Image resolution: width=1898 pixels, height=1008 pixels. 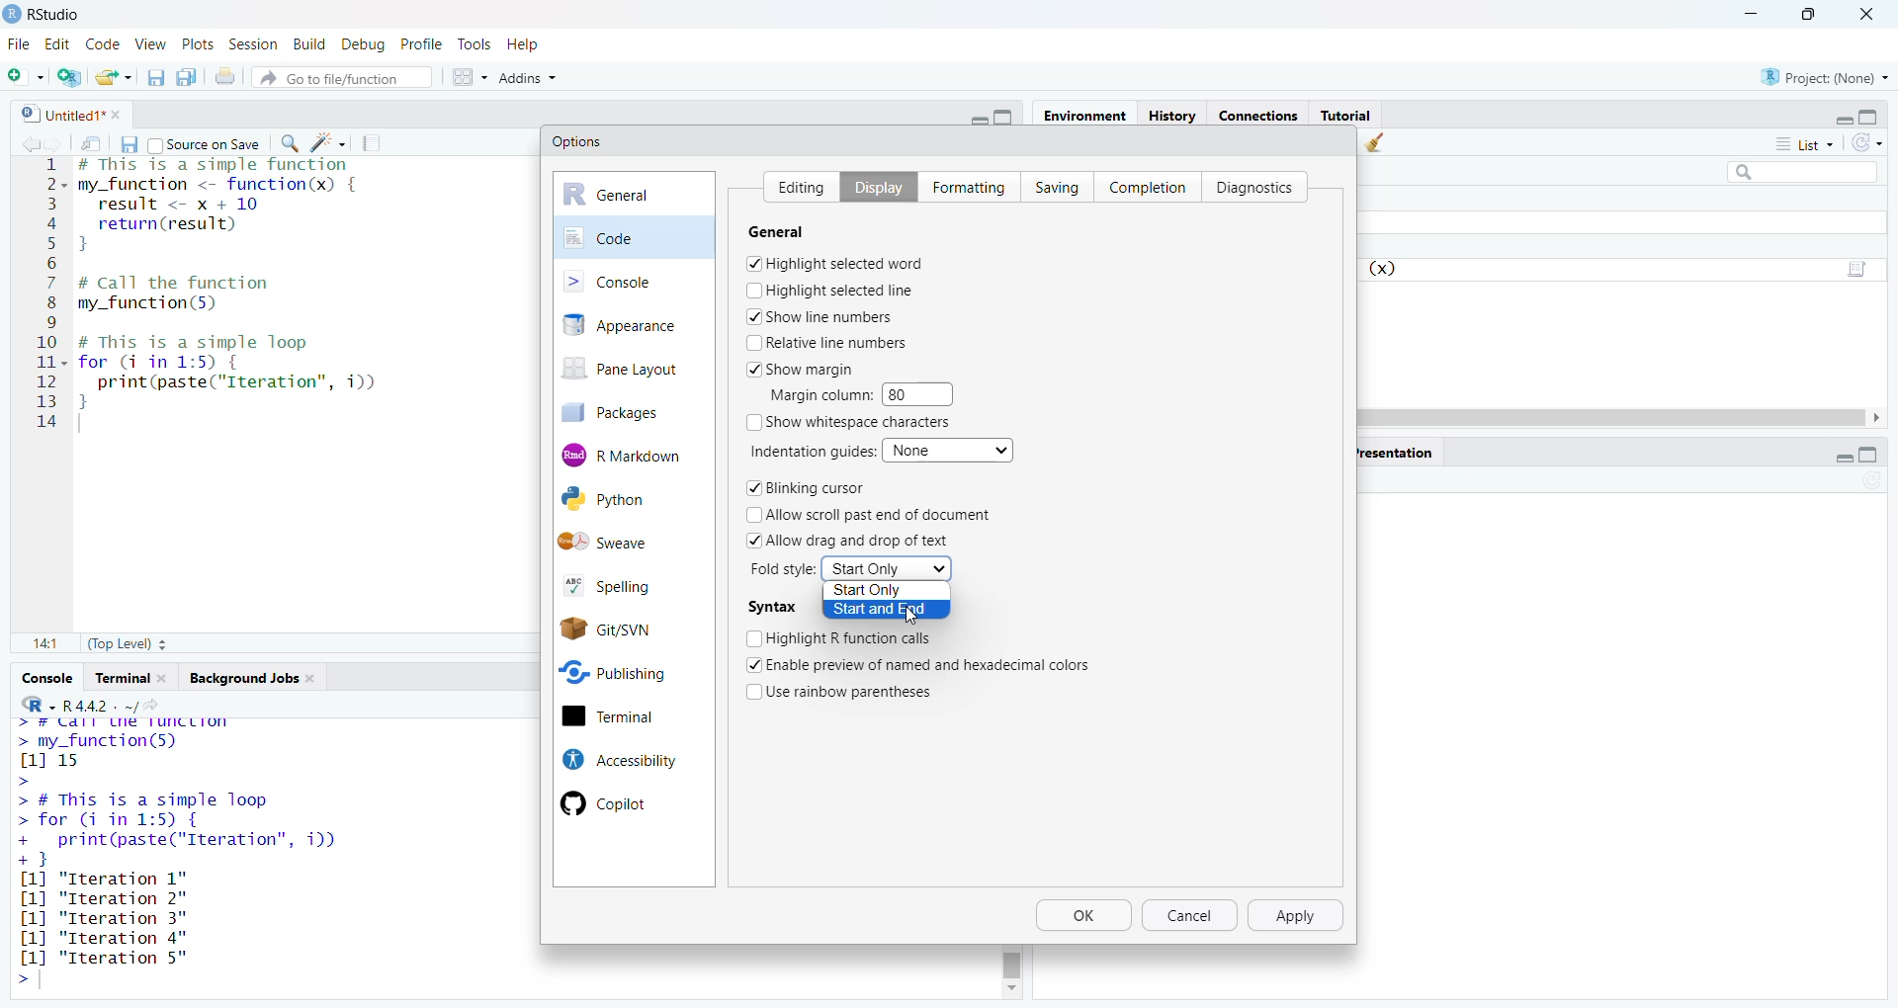 What do you see at coordinates (108, 898) in the screenshot?
I see `[1] "Iteration 2"` at bounding box center [108, 898].